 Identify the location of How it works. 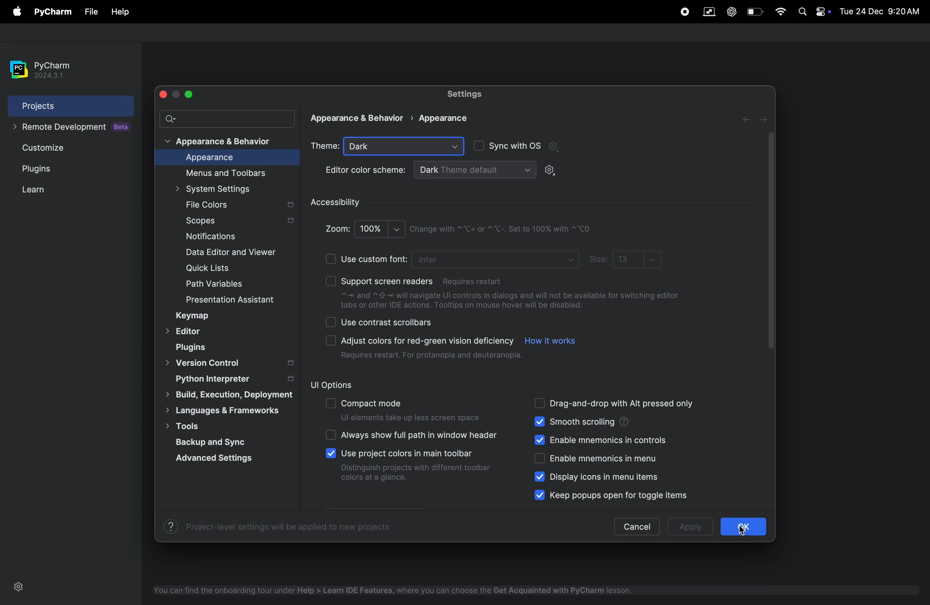
(549, 343).